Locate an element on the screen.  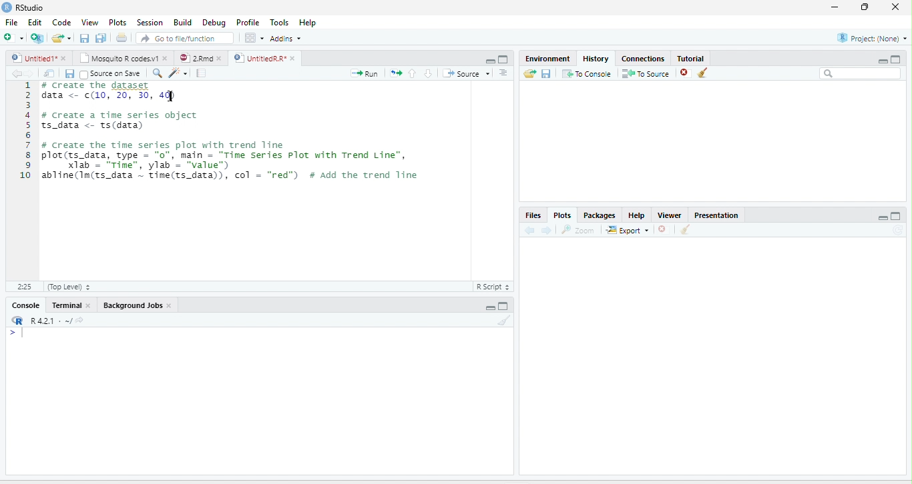
Debug is located at coordinates (214, 23).